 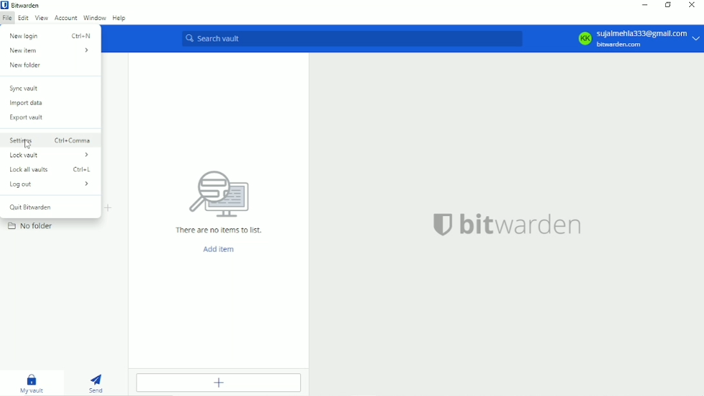 I want to click on Close, so click(x=692, y=6).